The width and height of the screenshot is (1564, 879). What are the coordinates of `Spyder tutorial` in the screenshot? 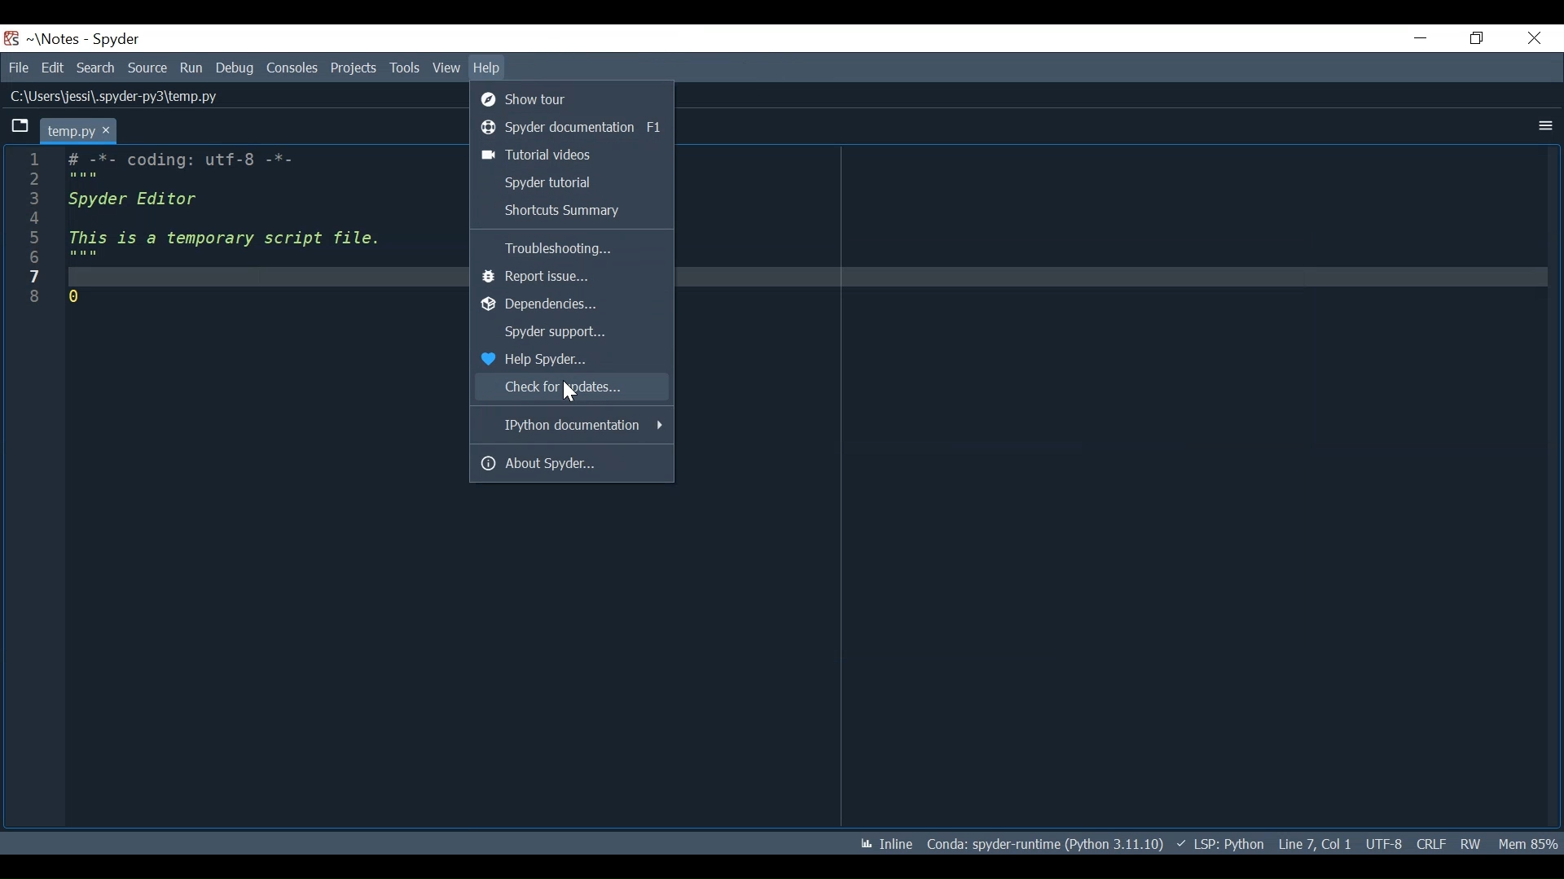 It's located at (570, 181).